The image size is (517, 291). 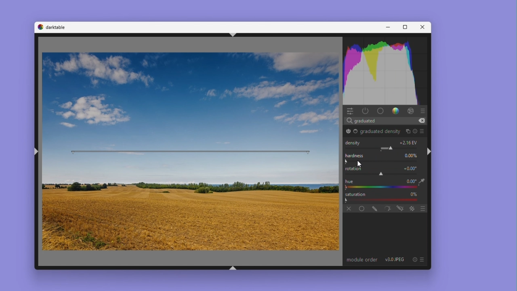 I want to click on +1.00 EV, so click(x=409, y=142).